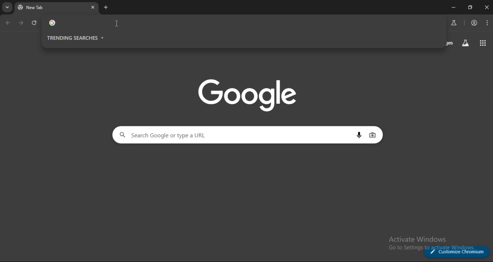 This screenshot has height=262, width=493. Describe the element at coordinates (8, 7) in the screenshot. I see `search tabs` at that location.